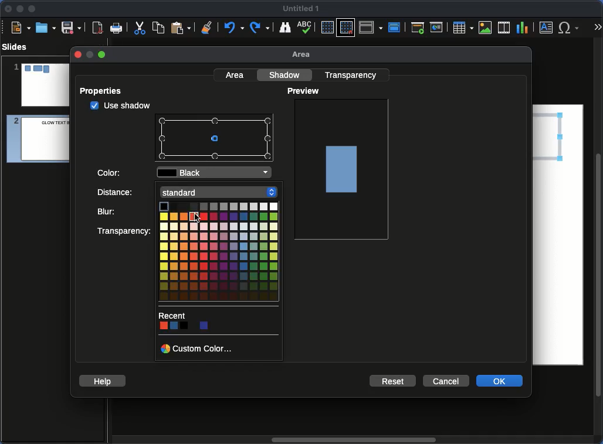 This screenshot has height=444, width=603. What do you see at coordinates (117, 29) in the screenshot?
I see `Print` at bounding box center [117, 29].